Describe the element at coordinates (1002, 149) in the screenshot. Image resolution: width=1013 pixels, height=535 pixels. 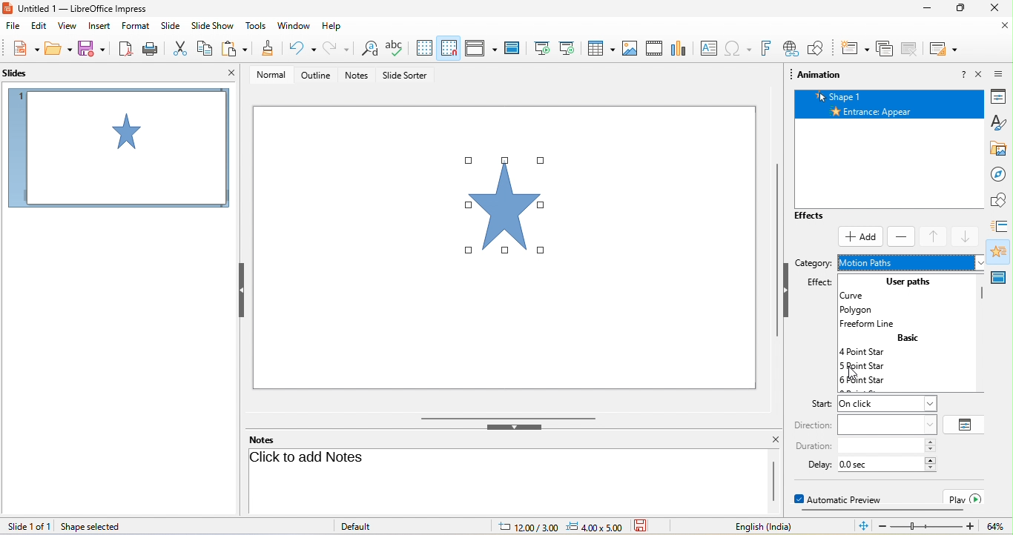
I see `gallery` at that location.